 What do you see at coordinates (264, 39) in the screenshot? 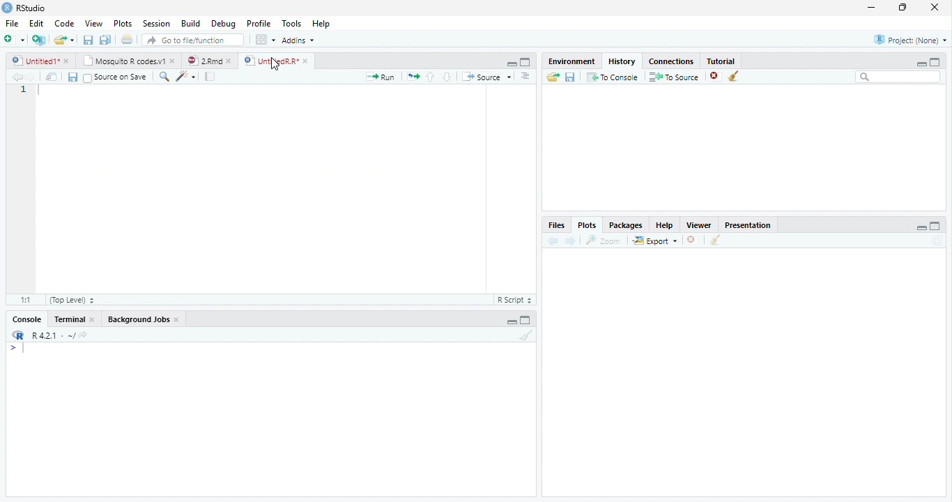
I see `Workspace panes` at bounding box center [264, 39].